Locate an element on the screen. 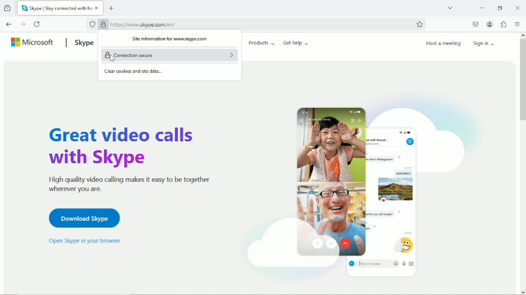  Cursor is located at coordinates (112, 59).